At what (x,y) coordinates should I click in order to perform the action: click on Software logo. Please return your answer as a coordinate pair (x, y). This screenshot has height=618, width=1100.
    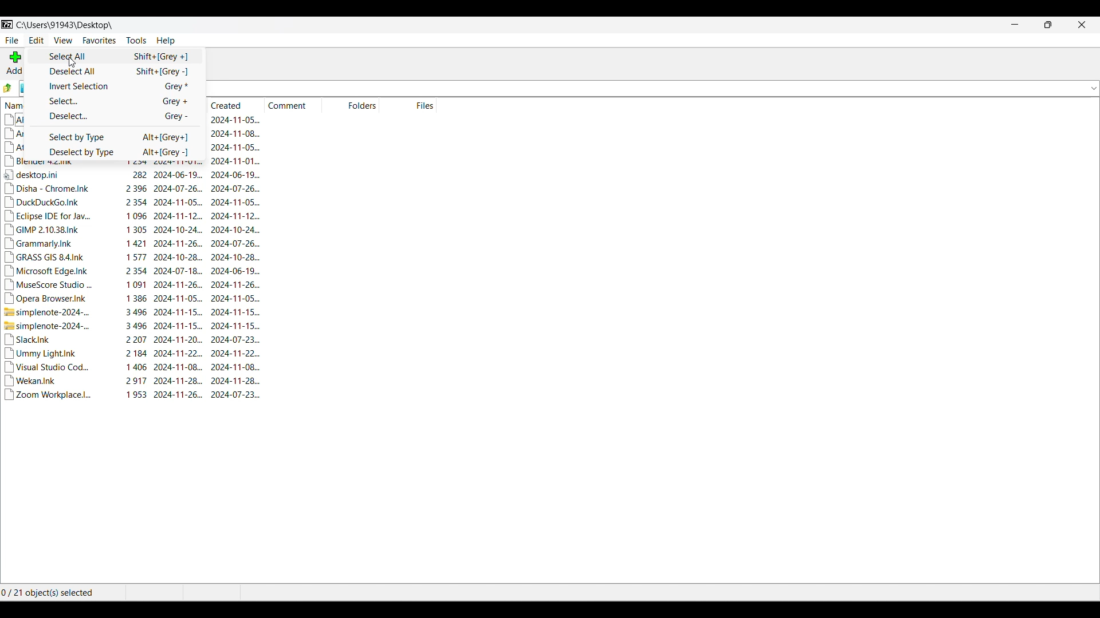
    Looking at the image, I should click on (7, 24).